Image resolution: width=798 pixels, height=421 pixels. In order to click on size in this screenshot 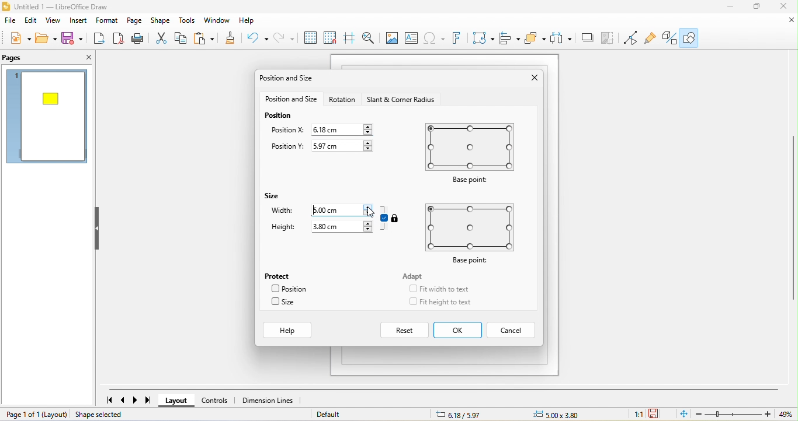, I will do `click(279, 198)`.